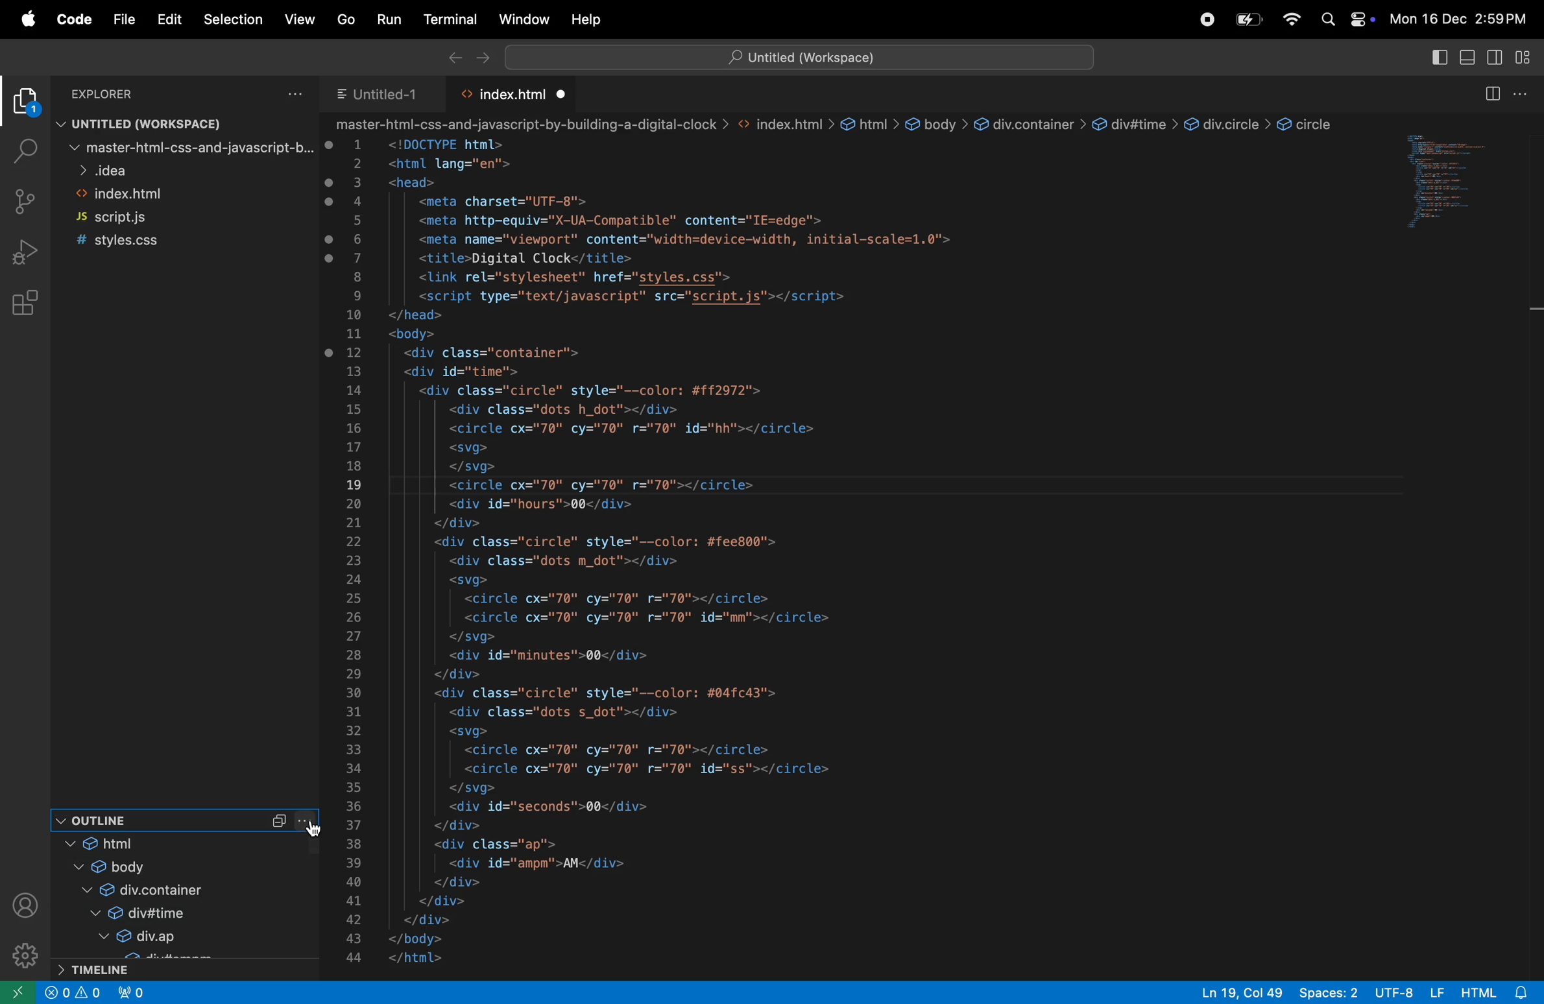  What do you see at coordinates (114, 92) in the screenshot?
I see `explorer` at bounding box center [114, 92].